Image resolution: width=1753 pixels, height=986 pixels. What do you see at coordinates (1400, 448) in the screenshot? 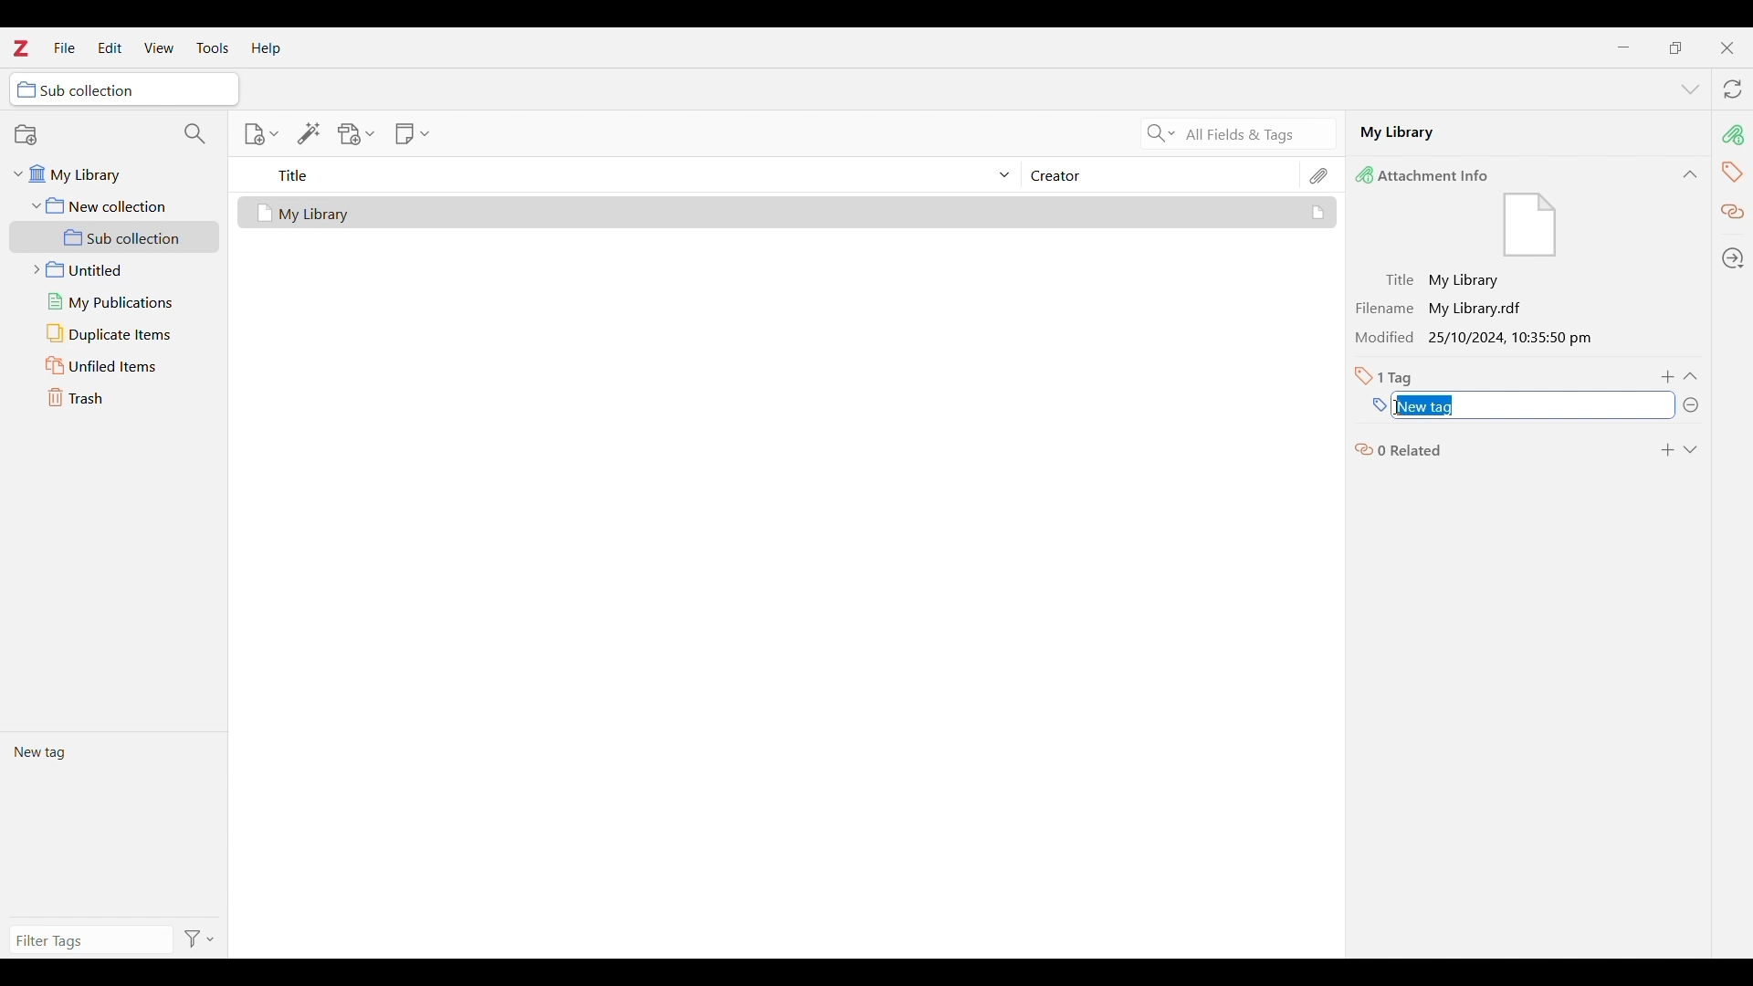
I see `0 related` at bounding box center [1400, 448].